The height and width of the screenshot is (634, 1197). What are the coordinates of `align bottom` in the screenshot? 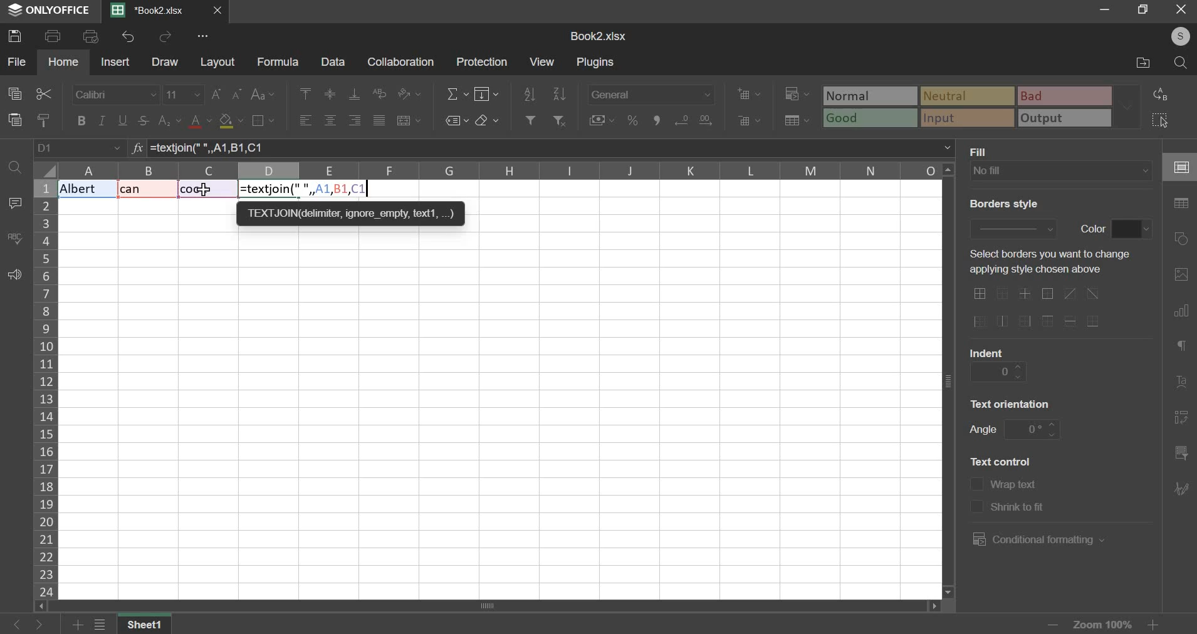 It's located at (355, 94).